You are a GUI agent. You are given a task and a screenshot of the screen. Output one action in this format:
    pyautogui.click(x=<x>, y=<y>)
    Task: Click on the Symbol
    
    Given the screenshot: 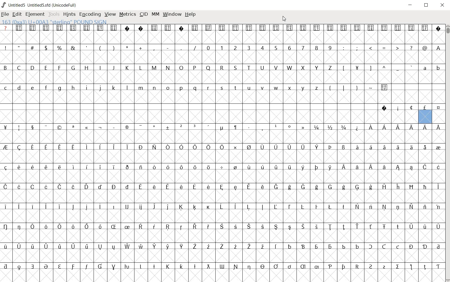 What is the action you would take?
    pyautogui.click(x=128, y=186)
    